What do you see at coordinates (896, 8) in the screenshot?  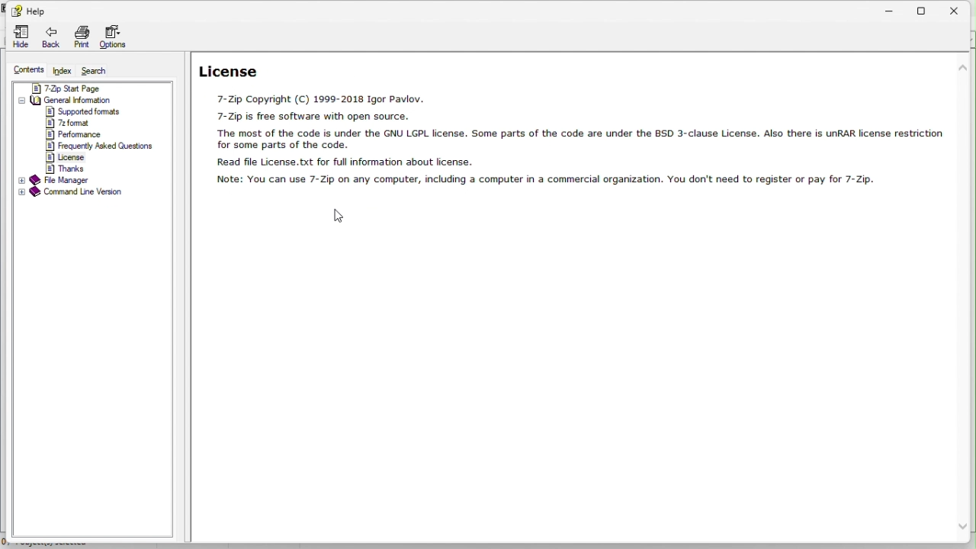 I see `Minimize` at bounding box center [896, 8].